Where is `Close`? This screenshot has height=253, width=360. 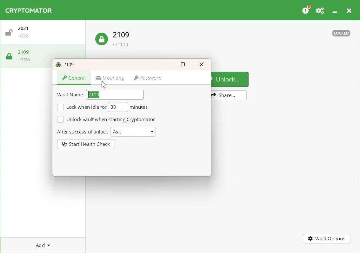
Close is located at coordinates (350, 10).